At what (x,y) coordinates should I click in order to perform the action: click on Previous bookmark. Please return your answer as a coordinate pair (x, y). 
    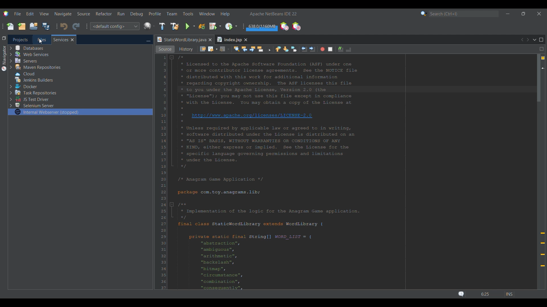
    Looking at the image, I should click on (278, 49).